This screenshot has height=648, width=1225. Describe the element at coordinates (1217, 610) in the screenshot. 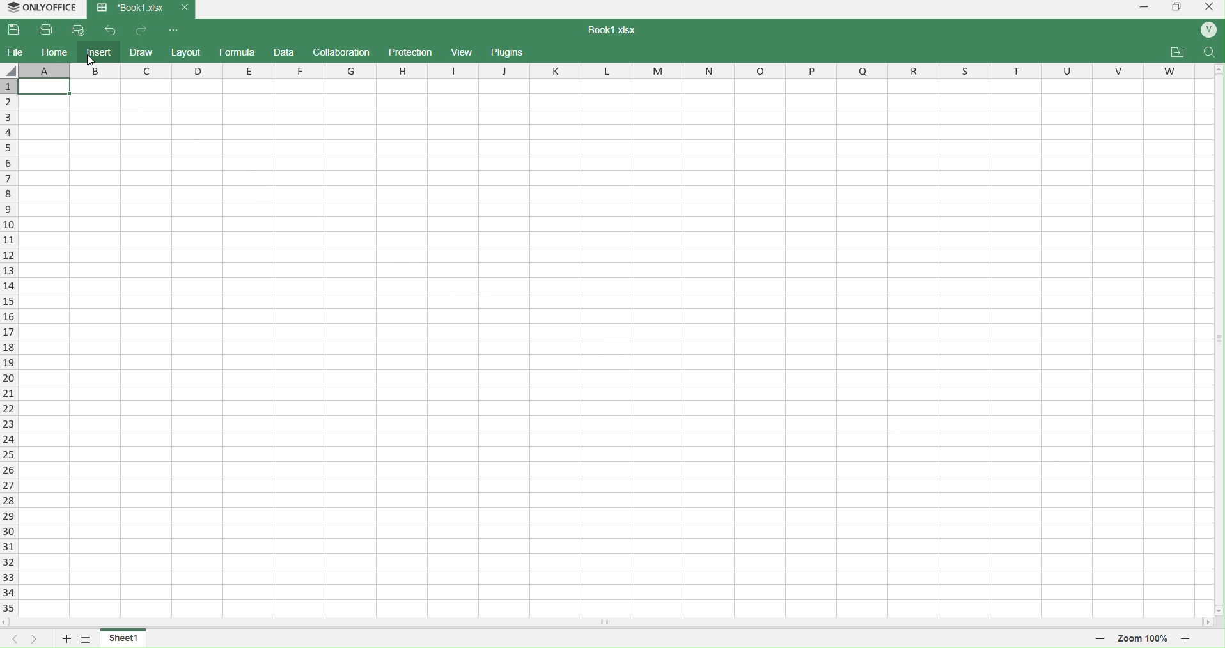

I see `move down` at that location.